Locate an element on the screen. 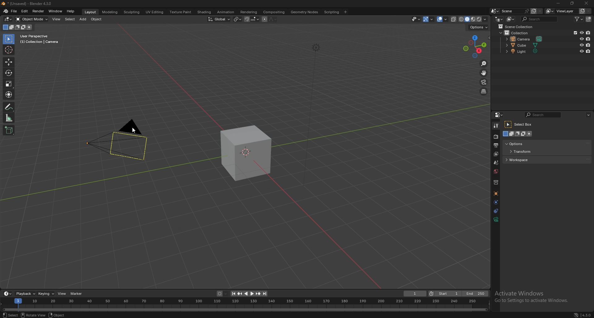 Image resolution: width=594 pixels, height=318 pixels. rendering is located at coordinates (249, 12).